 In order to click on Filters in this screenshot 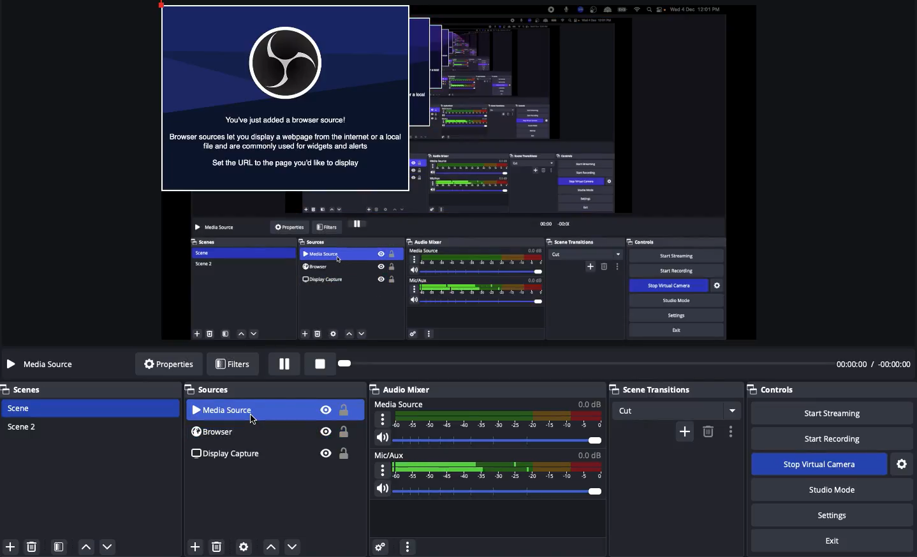, I will do `click(232, 363)`.